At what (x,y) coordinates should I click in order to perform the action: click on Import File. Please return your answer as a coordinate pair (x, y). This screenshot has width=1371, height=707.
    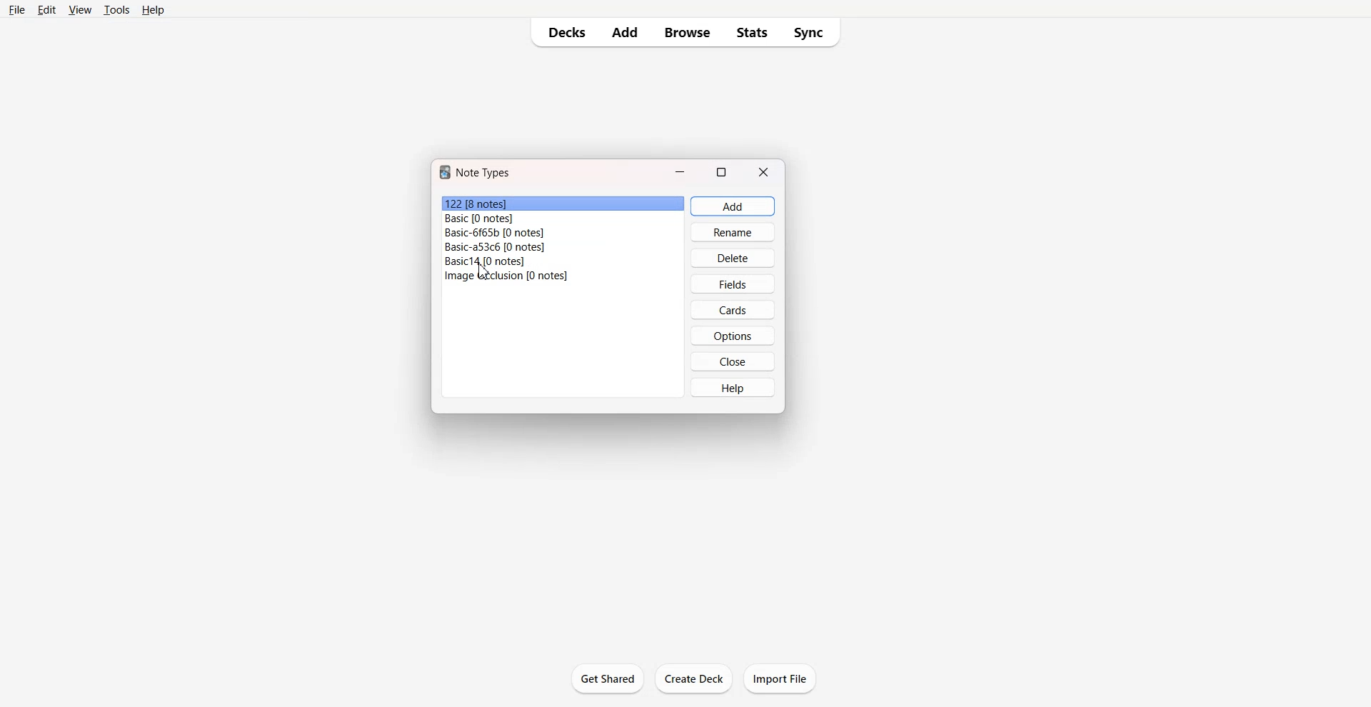
    Looking at the image, I should click on (780, 678).